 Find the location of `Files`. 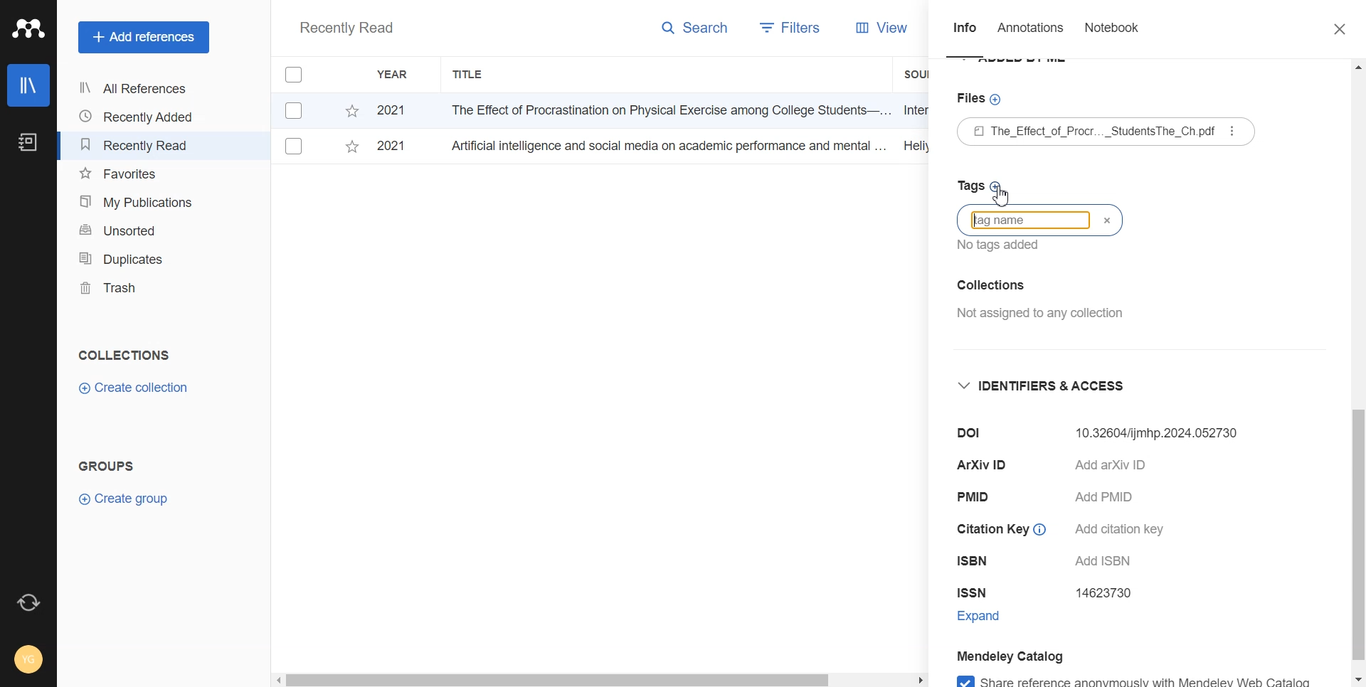

Files is located at coordinates (976, 99).